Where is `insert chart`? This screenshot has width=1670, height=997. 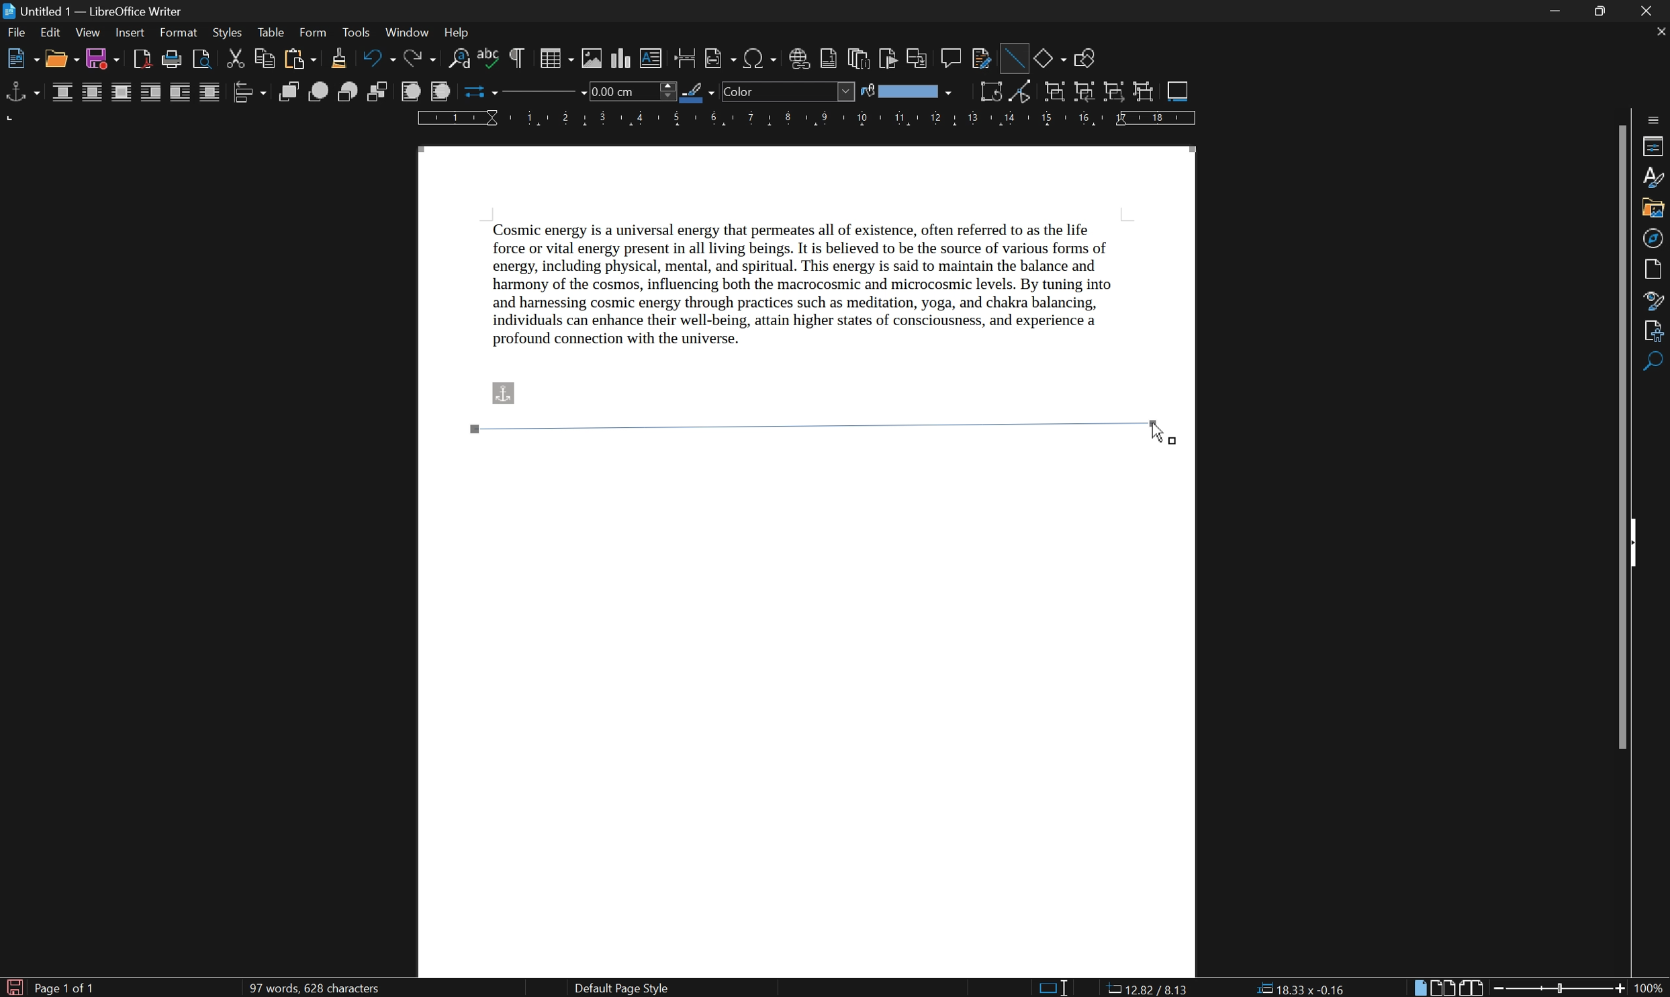
insert chart is located at coordinates (622, 58).